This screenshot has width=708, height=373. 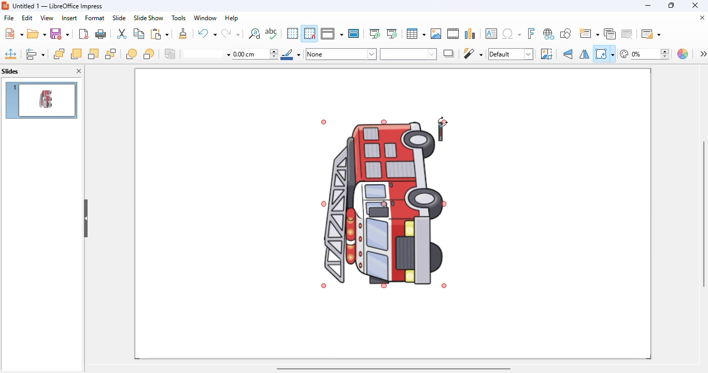 What do you see at coordinates (272, 34) in the screenshot?
I see `spelling` at bounding box center [272, 34].